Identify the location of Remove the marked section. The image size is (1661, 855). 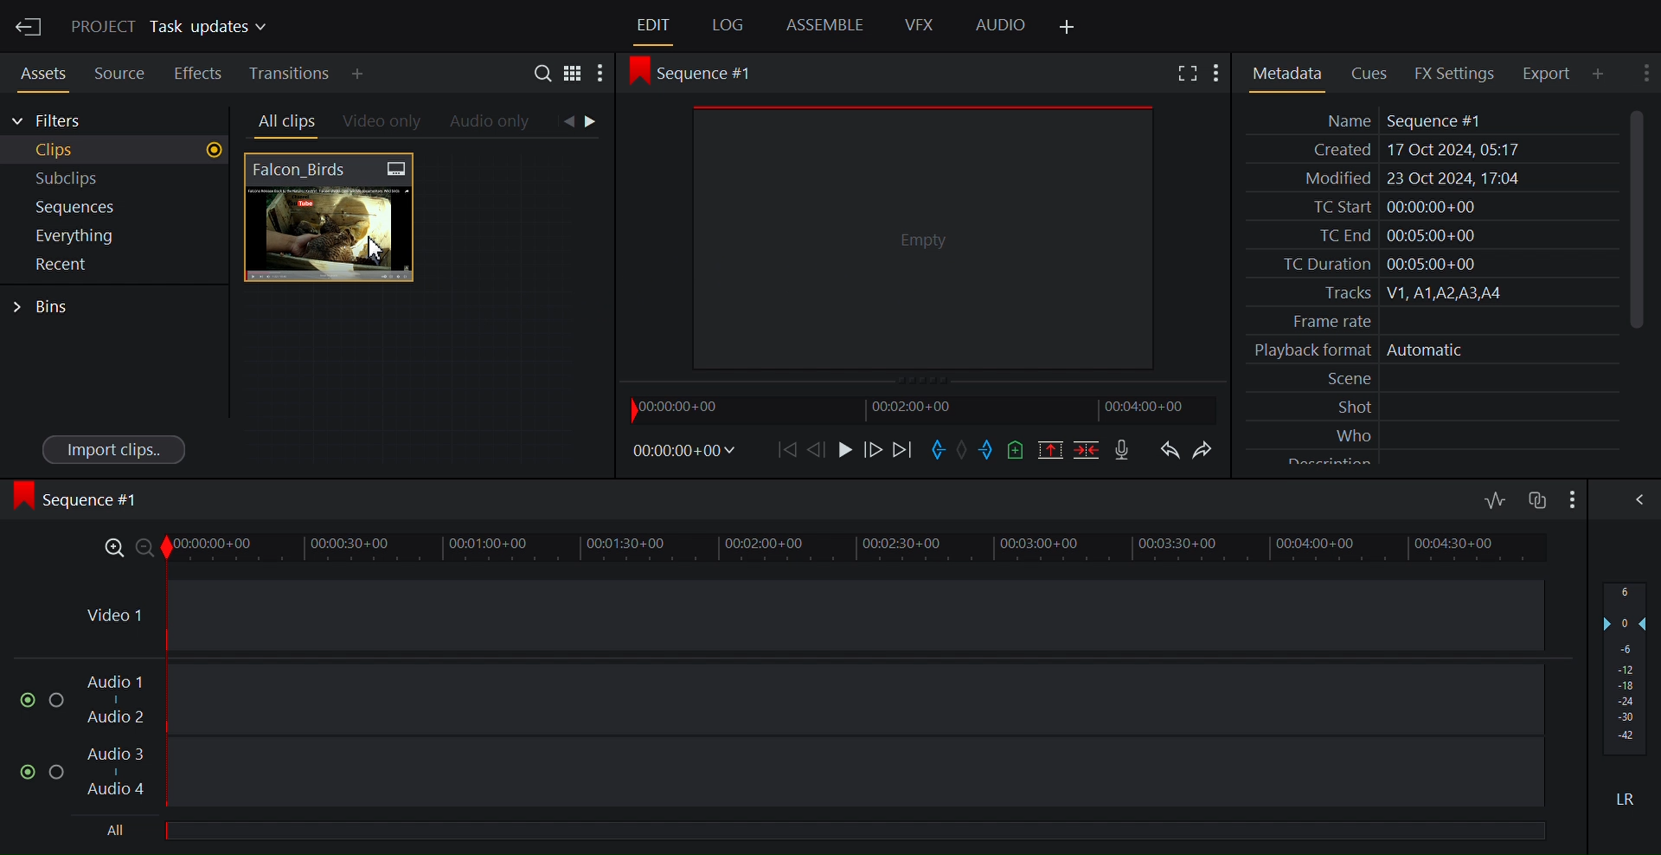
(1053, 450).